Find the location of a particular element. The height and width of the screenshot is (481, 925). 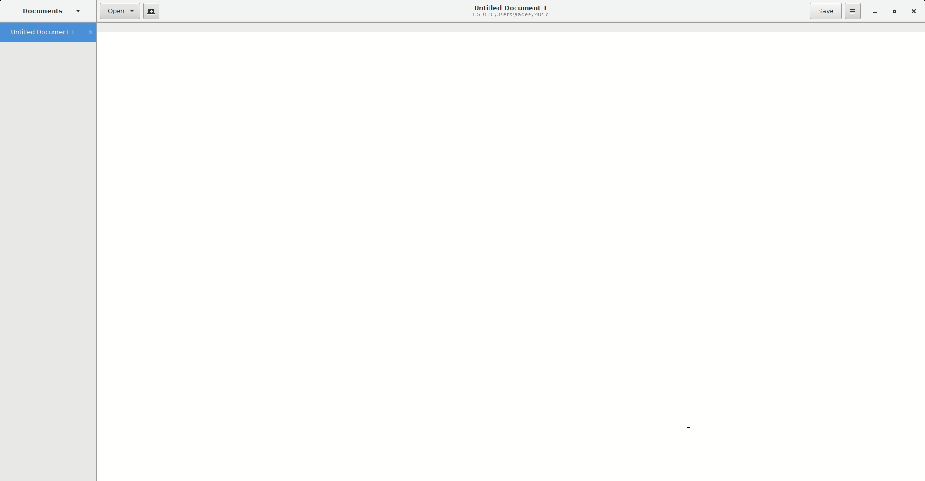

Save is located at coordinates (824, 11).